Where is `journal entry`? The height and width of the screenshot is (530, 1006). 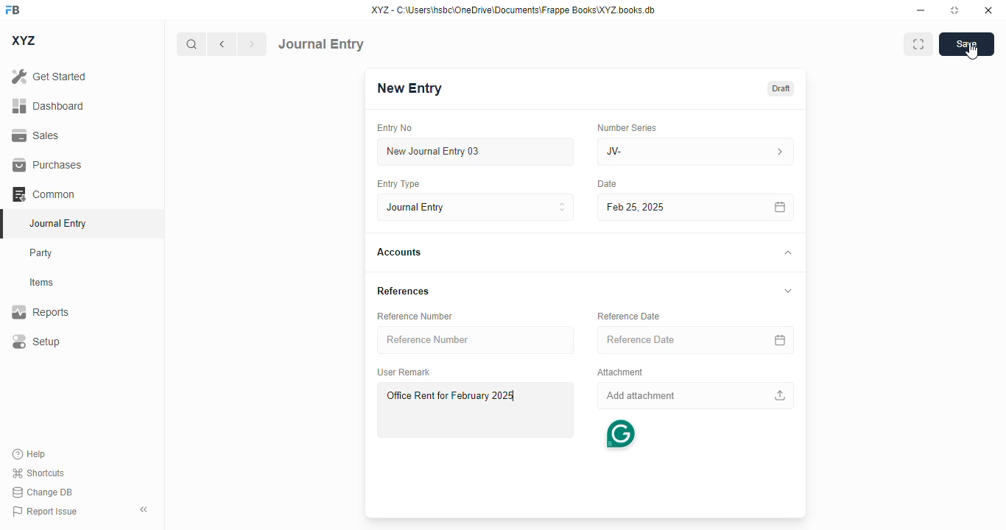 journal entry is located at coordinates (57, 223).